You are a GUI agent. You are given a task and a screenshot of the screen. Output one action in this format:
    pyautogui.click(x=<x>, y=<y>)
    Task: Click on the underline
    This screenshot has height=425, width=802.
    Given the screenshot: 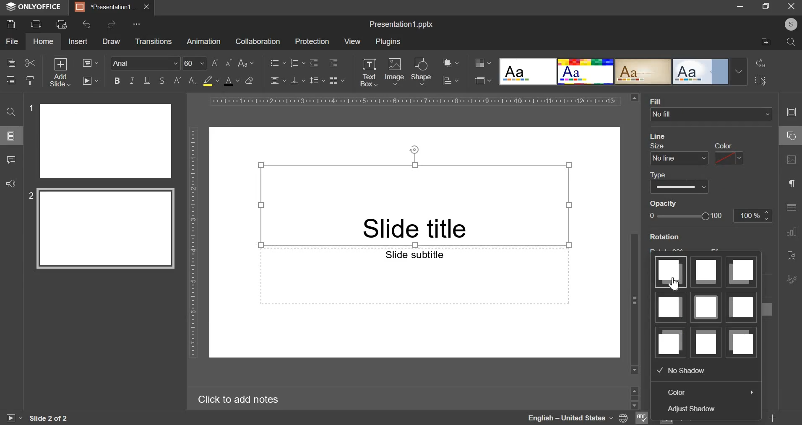 What is the action you would take?
    pyautogui.click(x=147, y=80)
    